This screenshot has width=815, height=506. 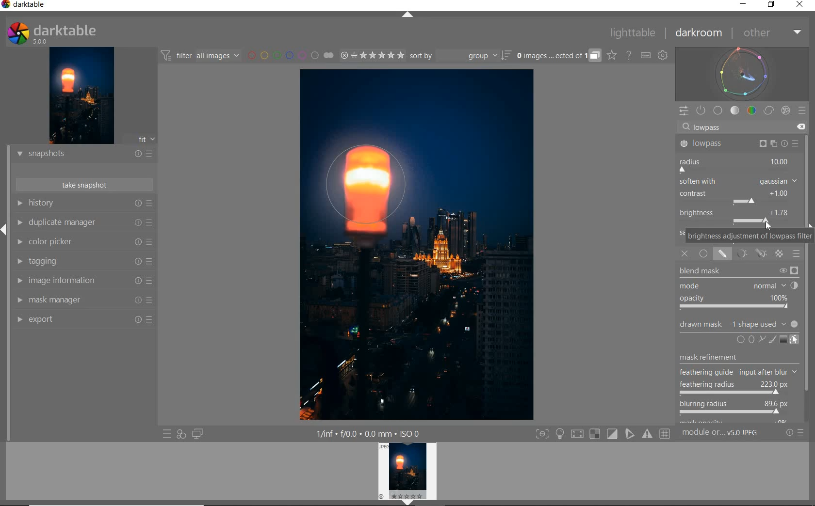 I want to click on ADD GRADIENT, so click(x=782, y=340).